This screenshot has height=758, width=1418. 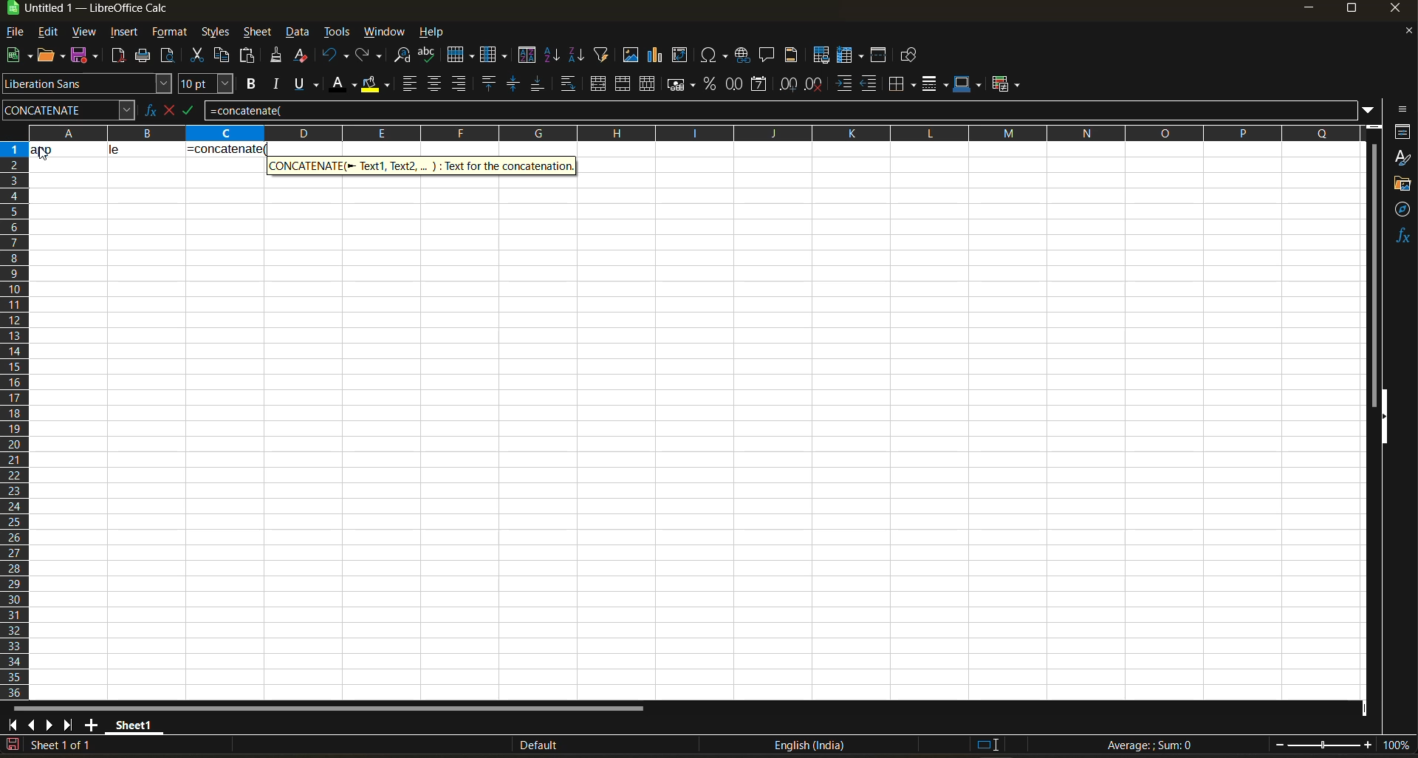 What do you see at coordinates (783, 111) in the screenshot?
I see `=concatenate` at bounding box center [783, 111].